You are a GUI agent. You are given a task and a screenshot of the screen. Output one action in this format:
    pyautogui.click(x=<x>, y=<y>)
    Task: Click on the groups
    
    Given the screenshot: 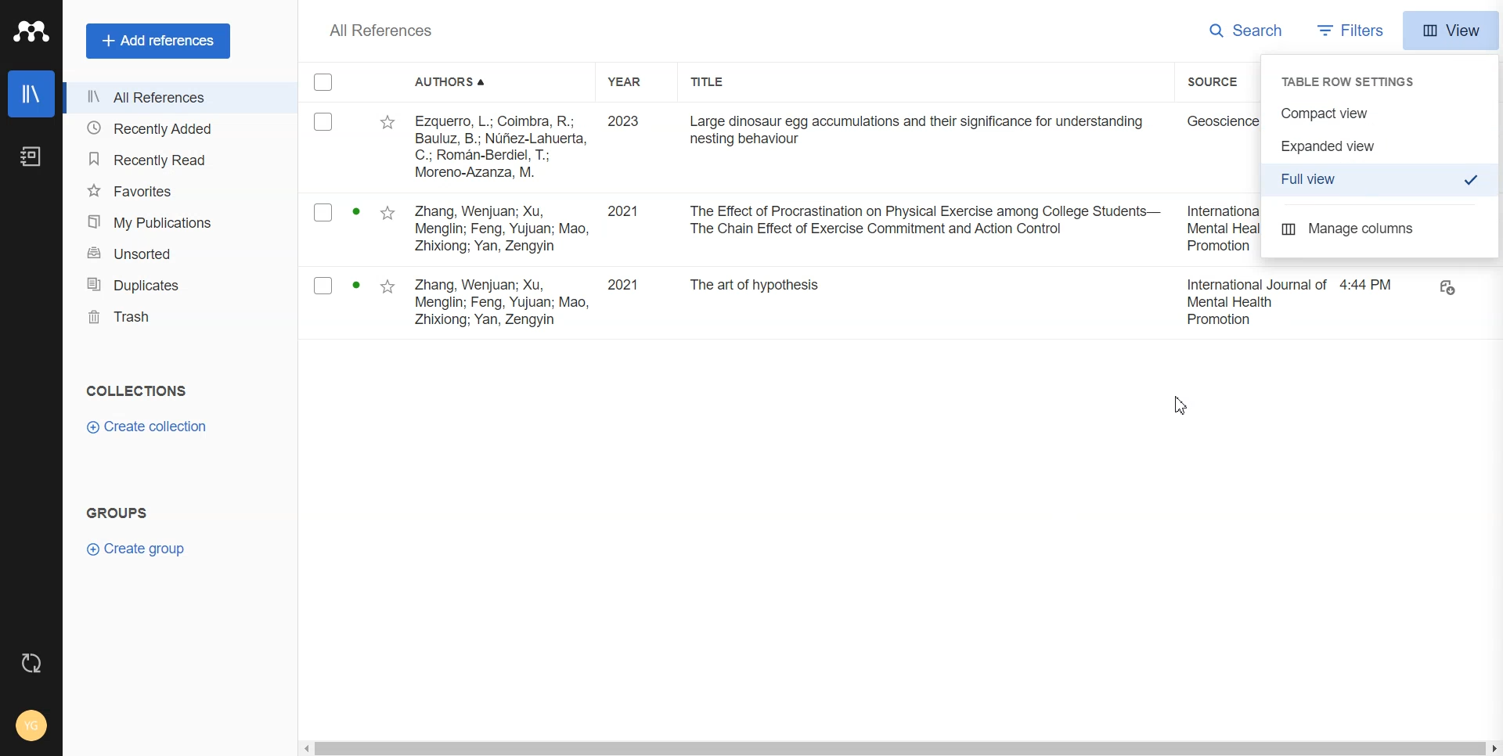 What is the action you would take?
    pyautogui.click(x=121, y=513)
    